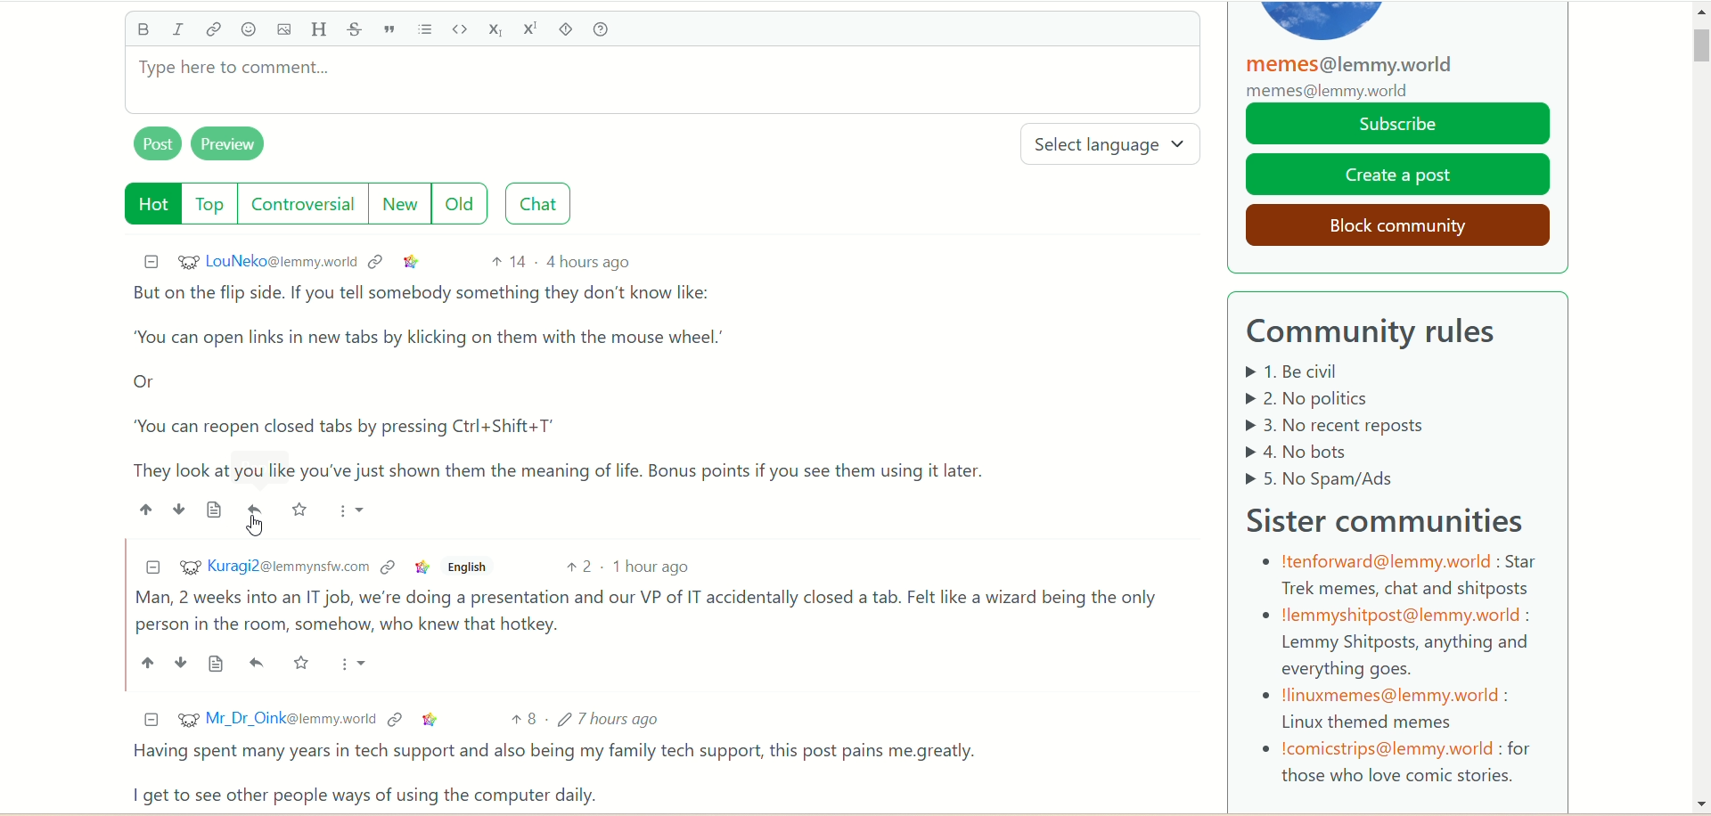  What do you see at coordinates (1118, 146) in the screenshot?
I see `select language` at bounding box center [1118, 146].